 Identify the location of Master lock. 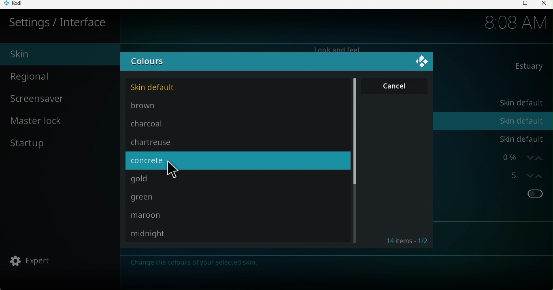
(41, 120).